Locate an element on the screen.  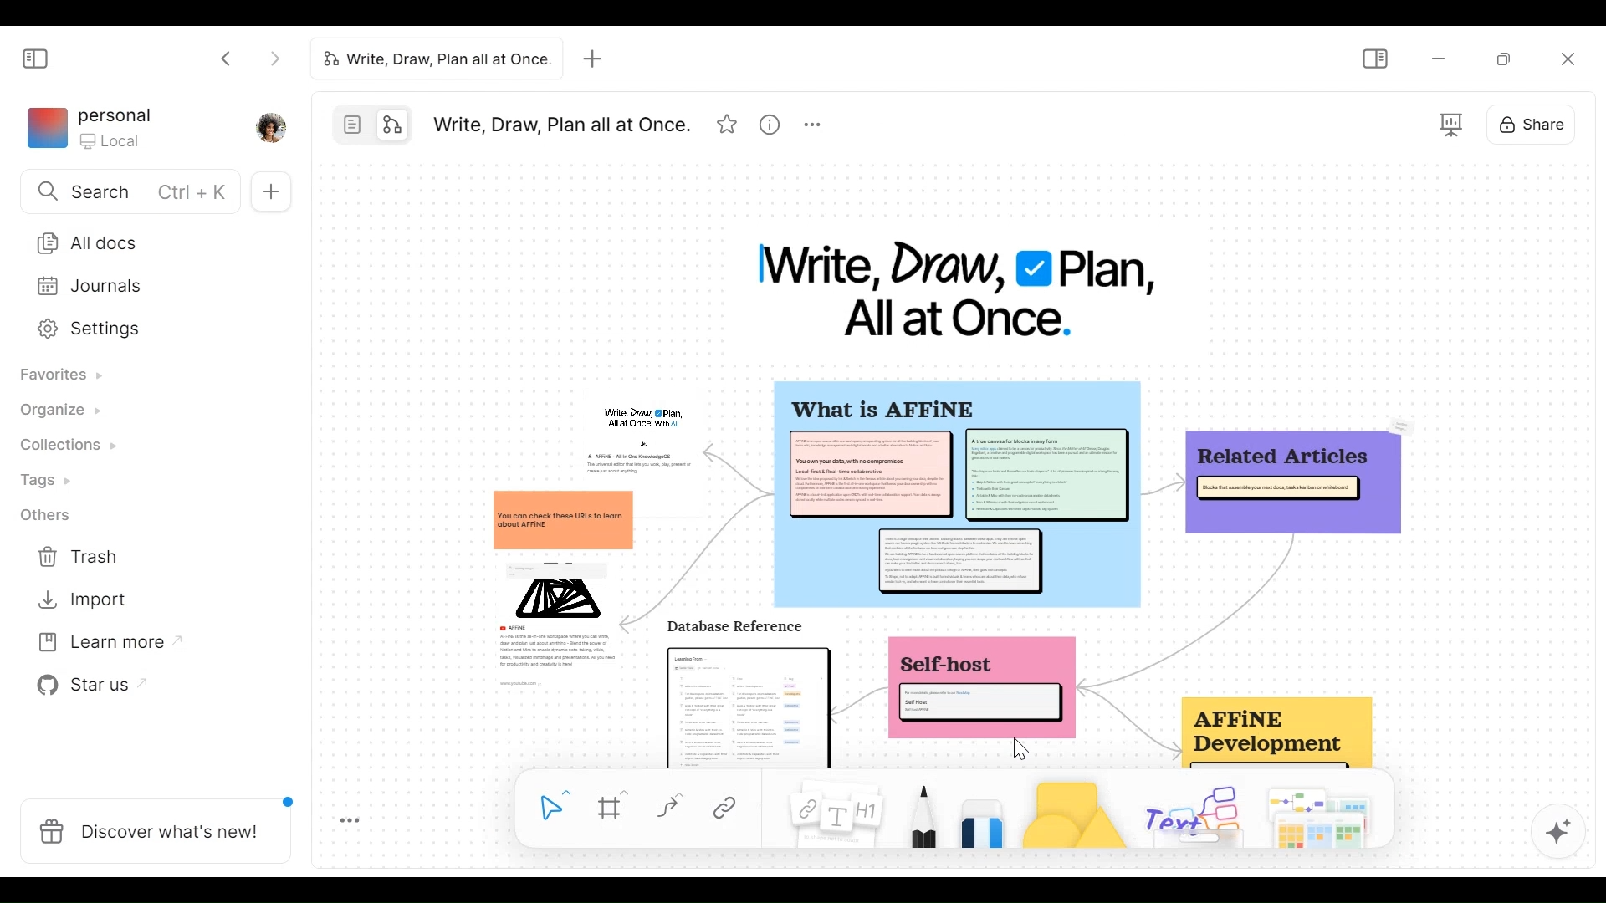
Enhance using AI is located at coordinates (1557, 833).